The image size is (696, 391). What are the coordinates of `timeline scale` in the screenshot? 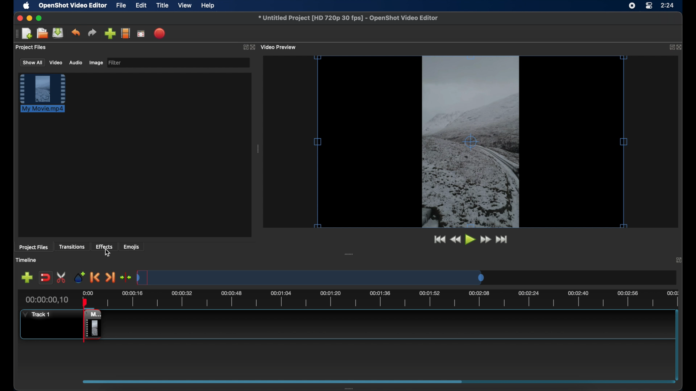 It's located at (310, 277).